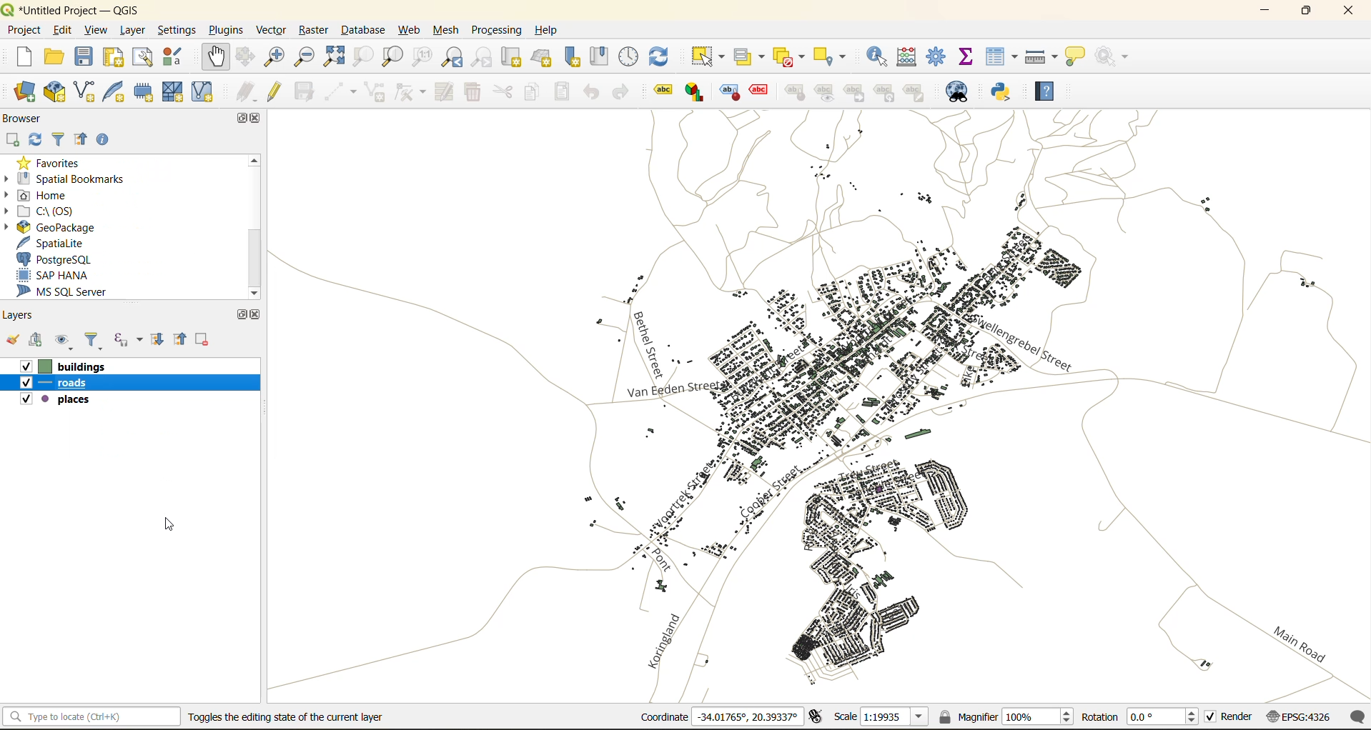 This screenshot has width=1371, height=730. What do you see at coordinates (503, 92) in the screenshot?
I see `cut` at bounding box center [503, 92].